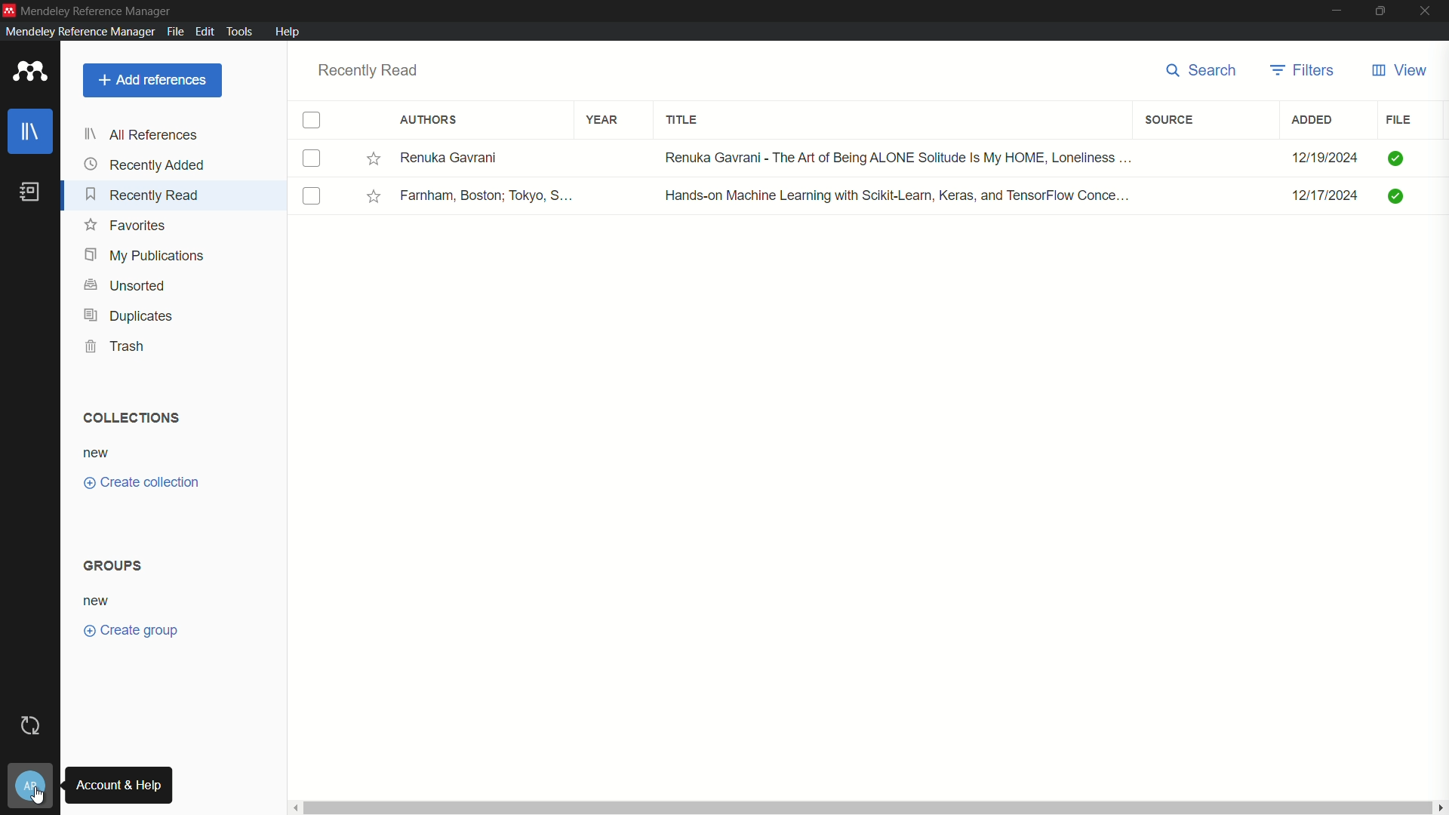 This screenshot has height=815, width=1449. I want to click on filters, so click(1305, 72).